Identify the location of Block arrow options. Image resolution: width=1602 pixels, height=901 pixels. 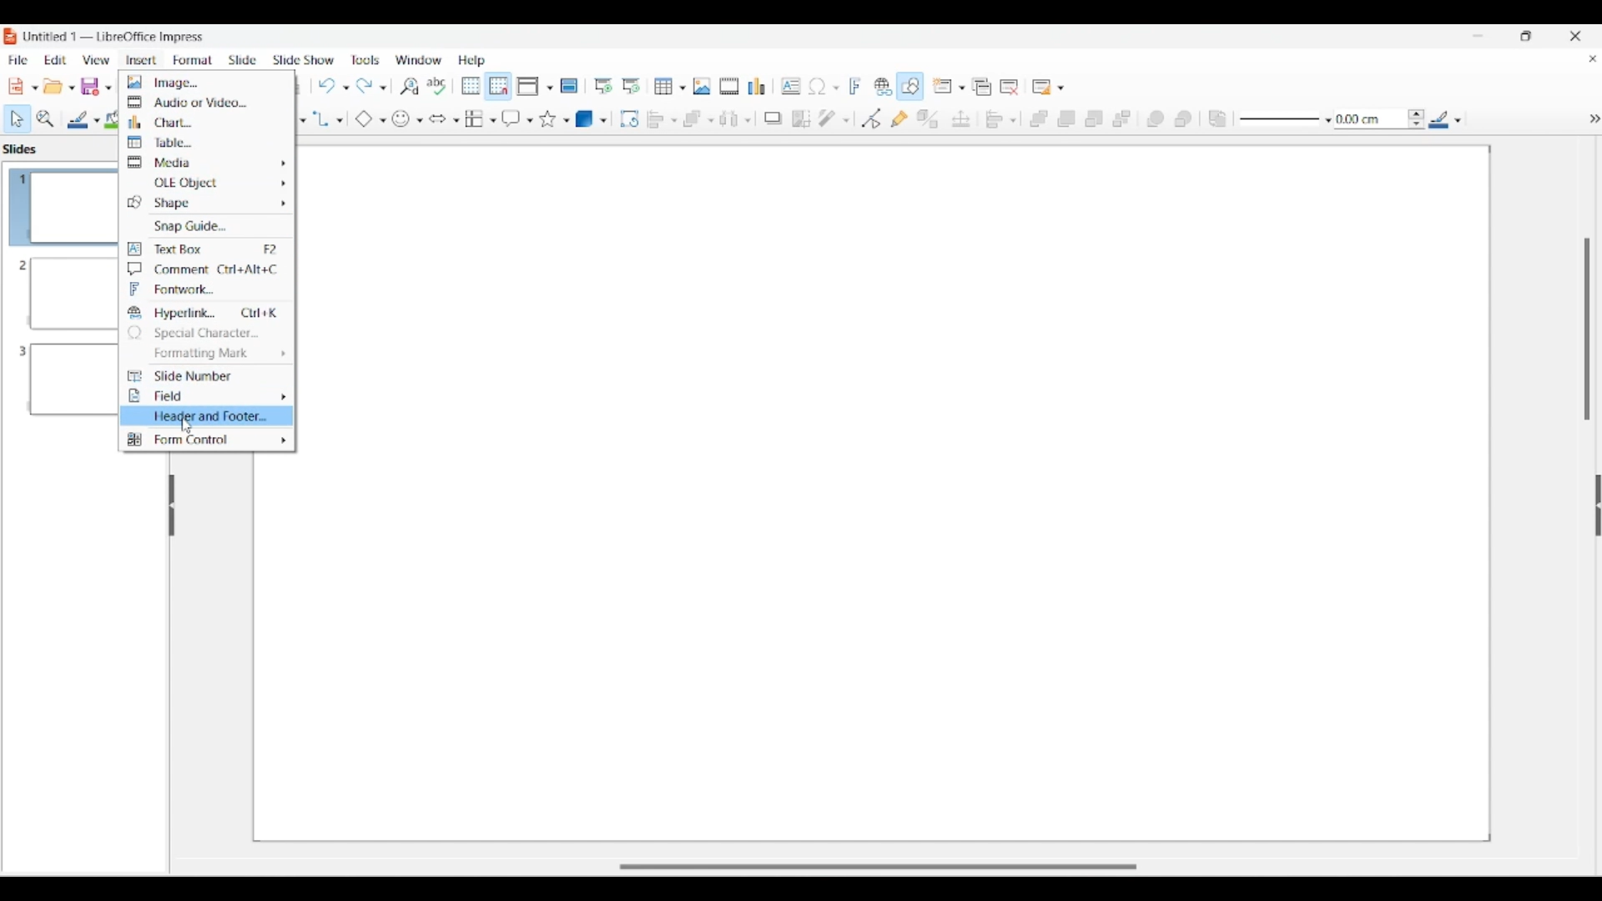
(445, 119).